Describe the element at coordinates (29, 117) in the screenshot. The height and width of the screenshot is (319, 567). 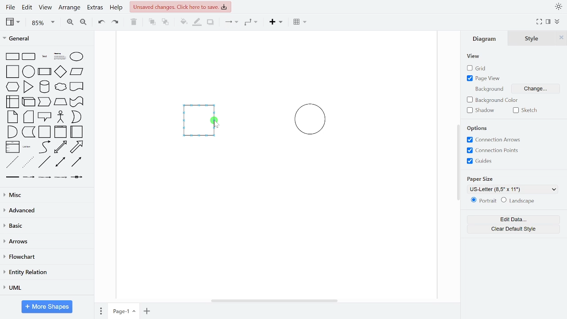
I see `card` at that location.